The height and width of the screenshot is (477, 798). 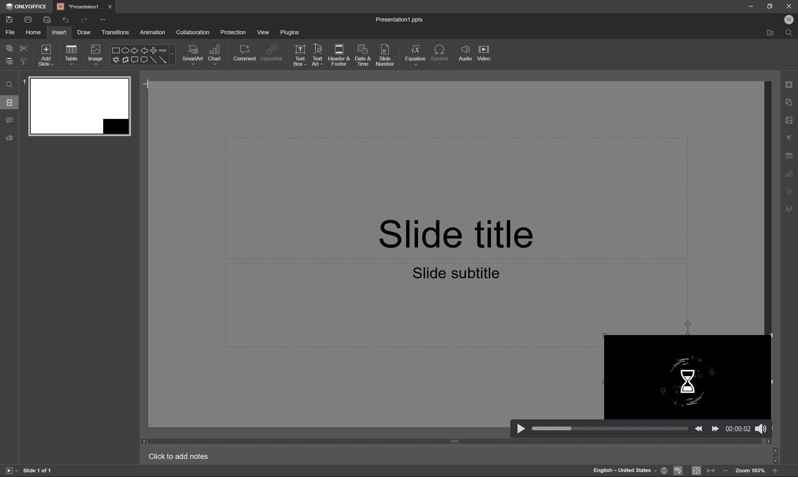 What do you see at coordinates (750, 5) in the screenshot?
I see `minimize` at bounding box center [750, 5].